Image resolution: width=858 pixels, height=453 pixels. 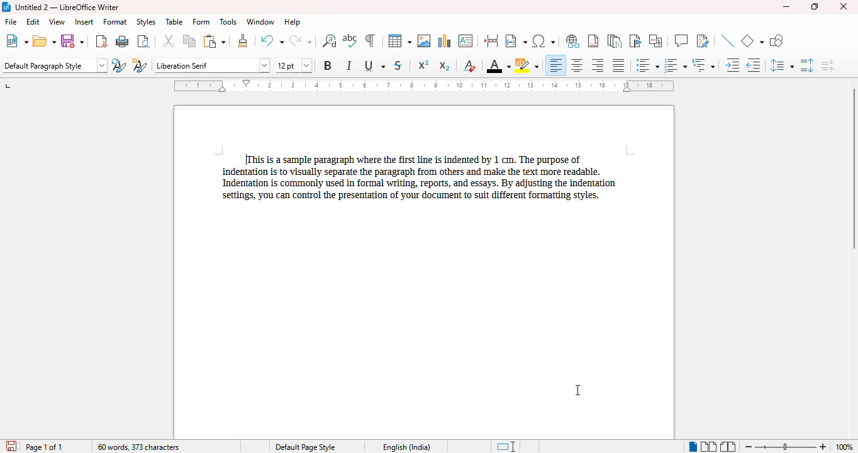 What do you see at coordinates (526, 65) in the screenshot?
I see `character highlighting color` at bounding box center [526, 65].